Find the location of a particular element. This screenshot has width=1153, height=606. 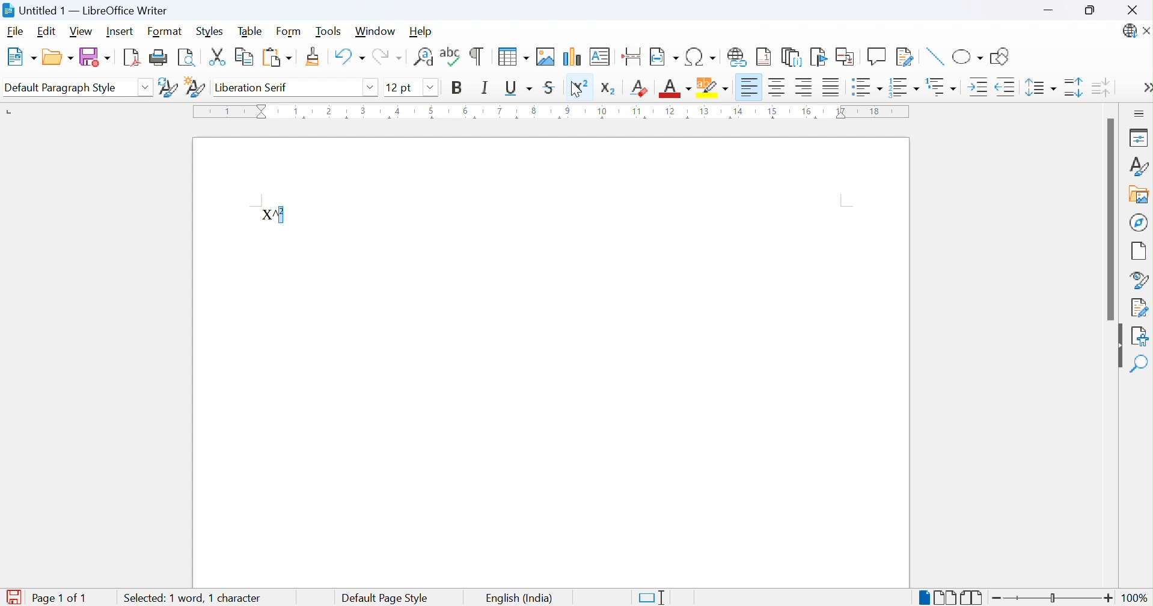

Close is located at coordinates (1146, 31).